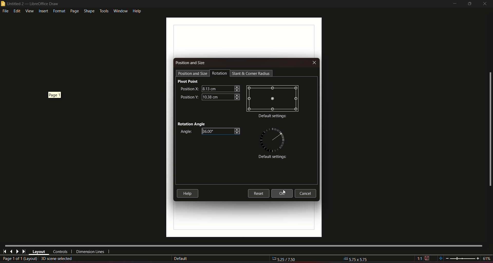 This screenshot has height=263, width=493. I want to click on edit, so click(17, 11).